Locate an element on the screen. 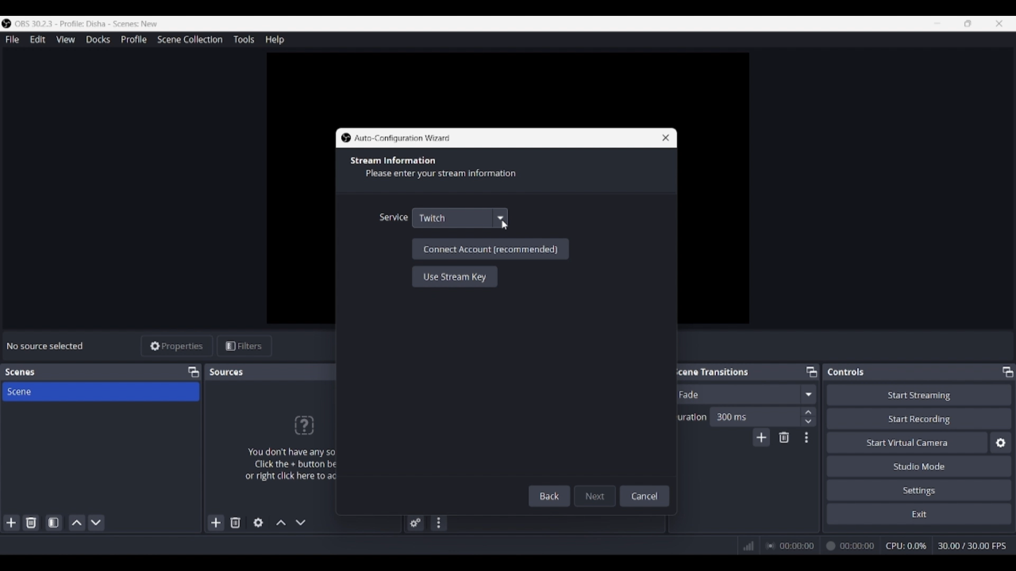 This screenshot has height=571, width=1016. Float scenes is located at coordinates (193, 372).